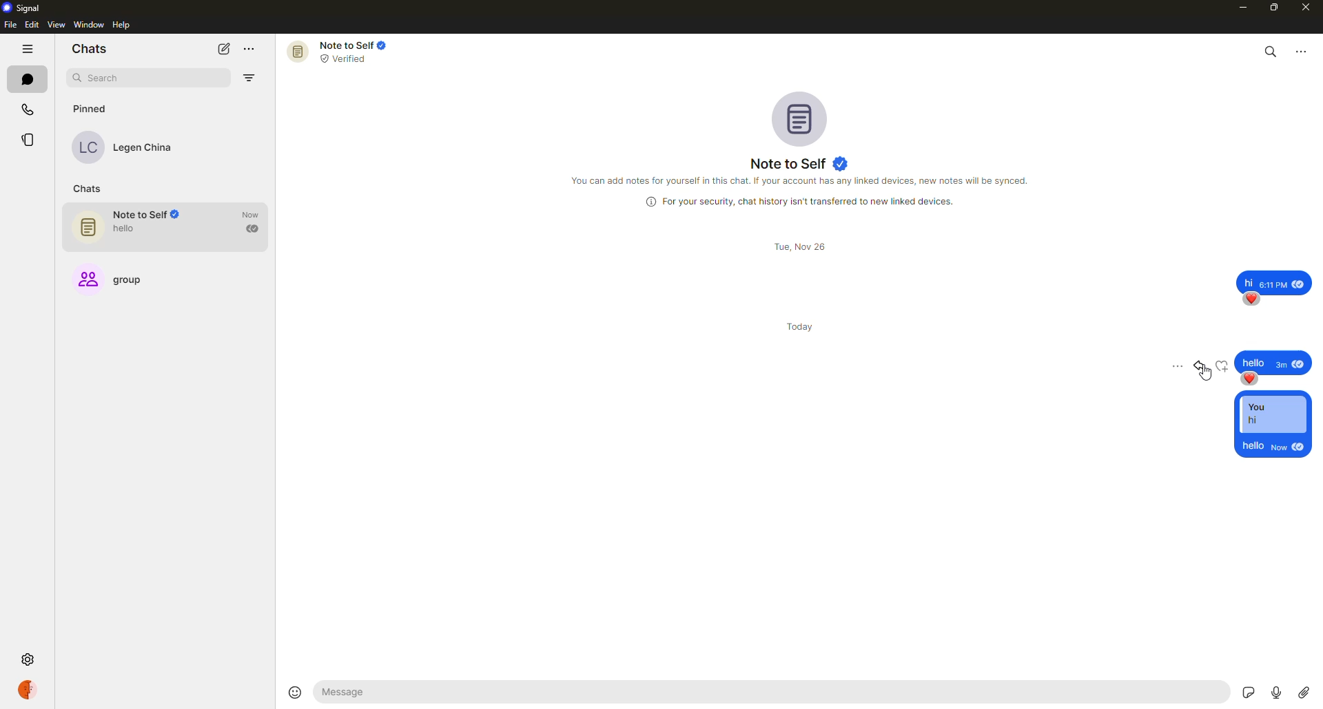 Image resolution: width=1323 pixels, height=709 pixels. What do you see at coordinates (91, 48) in the screenshot?
I see `chats` at bounding box center [91, 48].